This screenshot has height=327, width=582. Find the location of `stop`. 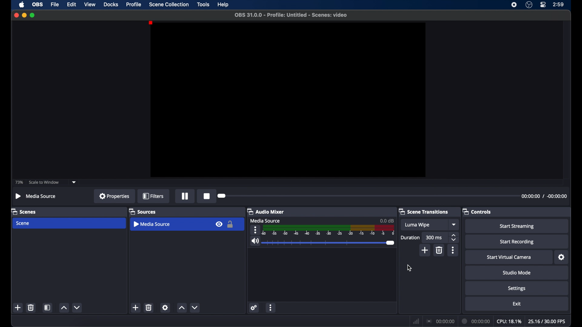

stop is located at coordinates (206, 197).